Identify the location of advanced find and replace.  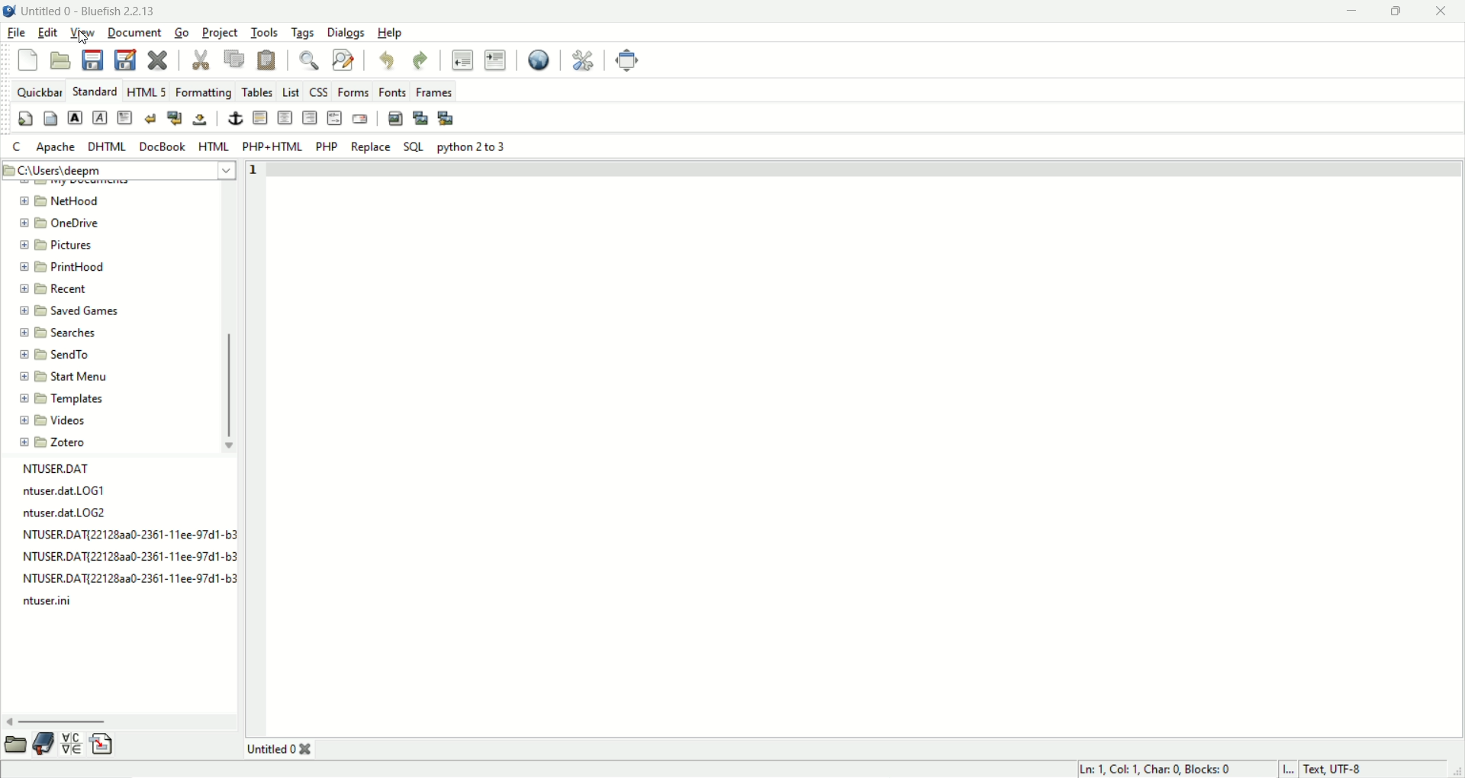
(345, 60).